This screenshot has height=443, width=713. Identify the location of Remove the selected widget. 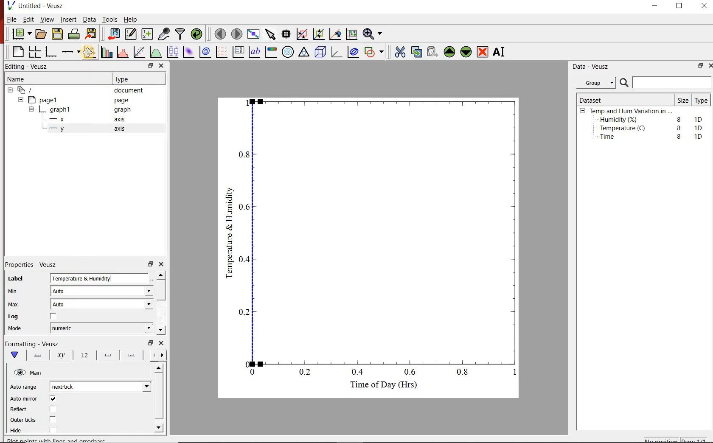
(483, 52).